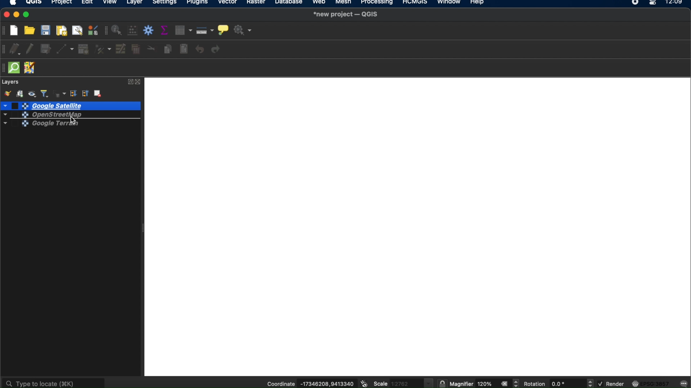 This screenshot has height=388, width=691. I want to click on view, so click(110, 3).